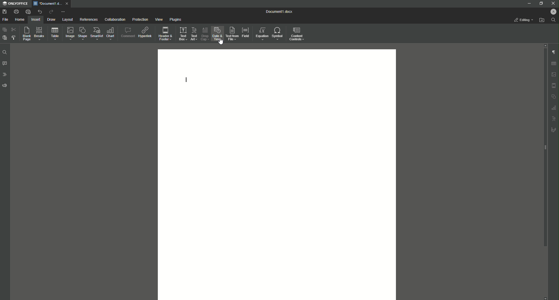 This screenshot has height=300, width=559. What do you see at coordinates (111, 34) in the screenshot?
I see `Chart` at bounding box center [111, 34].